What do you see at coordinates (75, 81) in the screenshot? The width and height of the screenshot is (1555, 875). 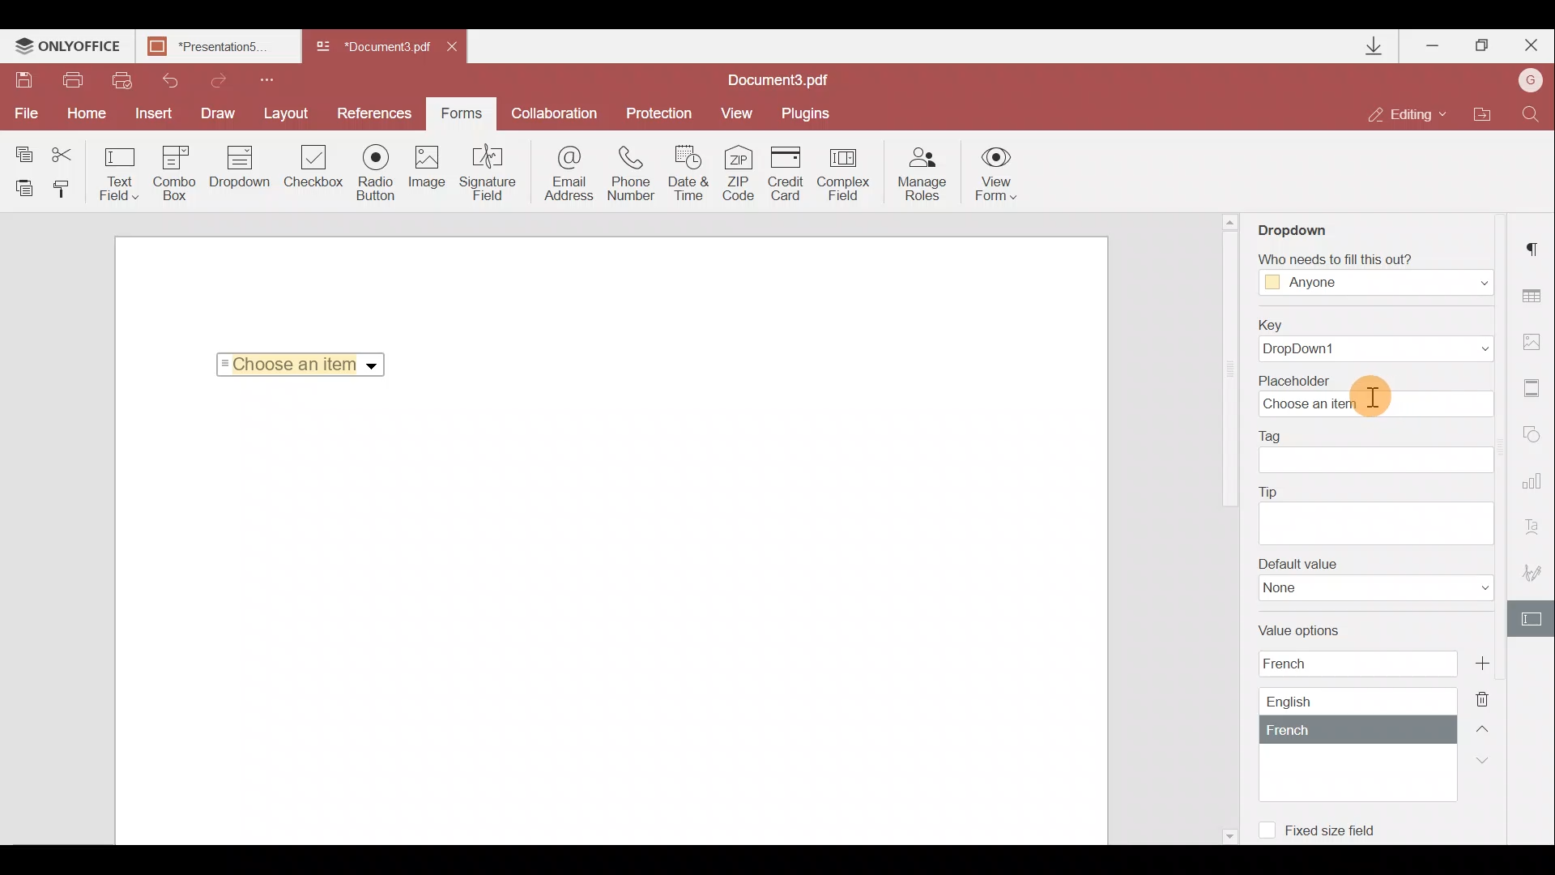 I see `Print file` at bounding box center [75, 81].